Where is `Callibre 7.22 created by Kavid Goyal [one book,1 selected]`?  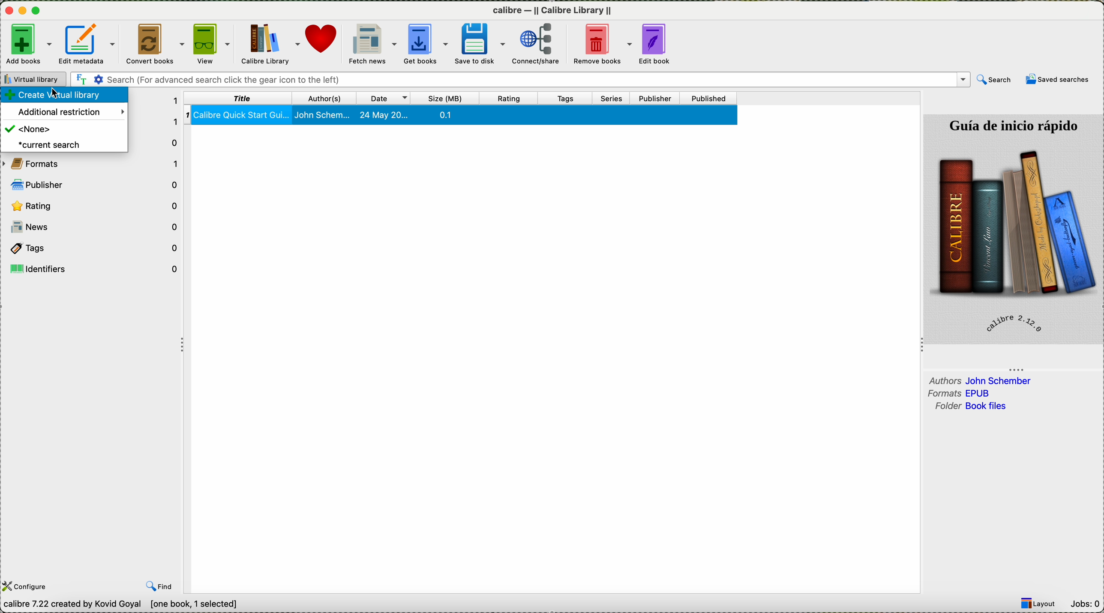
Callibre 7.22 created by Kavid Goyal [one book,1 selected] is located at coordinates (121, 605).